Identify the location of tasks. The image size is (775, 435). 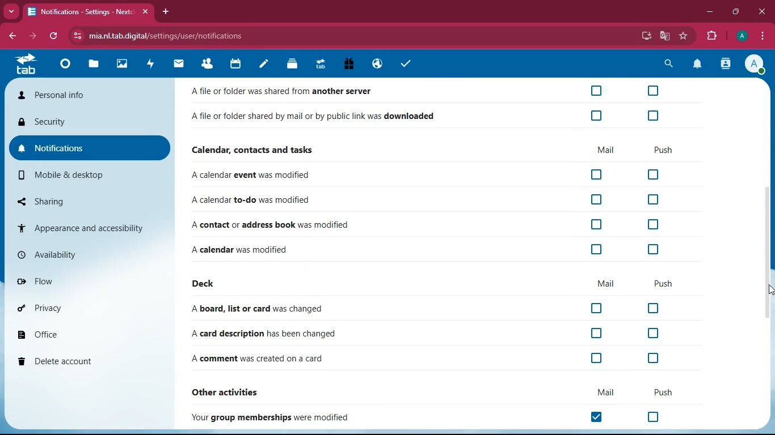
(404, 63).